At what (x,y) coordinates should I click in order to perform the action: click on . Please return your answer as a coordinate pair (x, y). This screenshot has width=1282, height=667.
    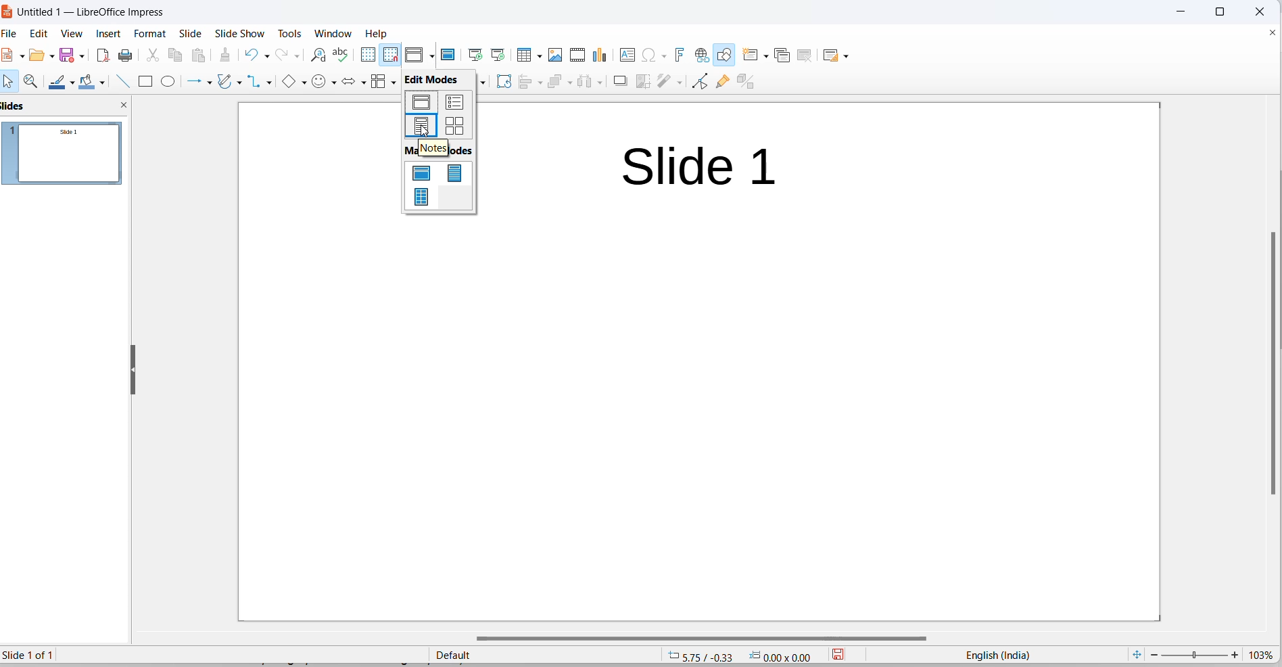
    Looking at the image, I should click on (942, 406).